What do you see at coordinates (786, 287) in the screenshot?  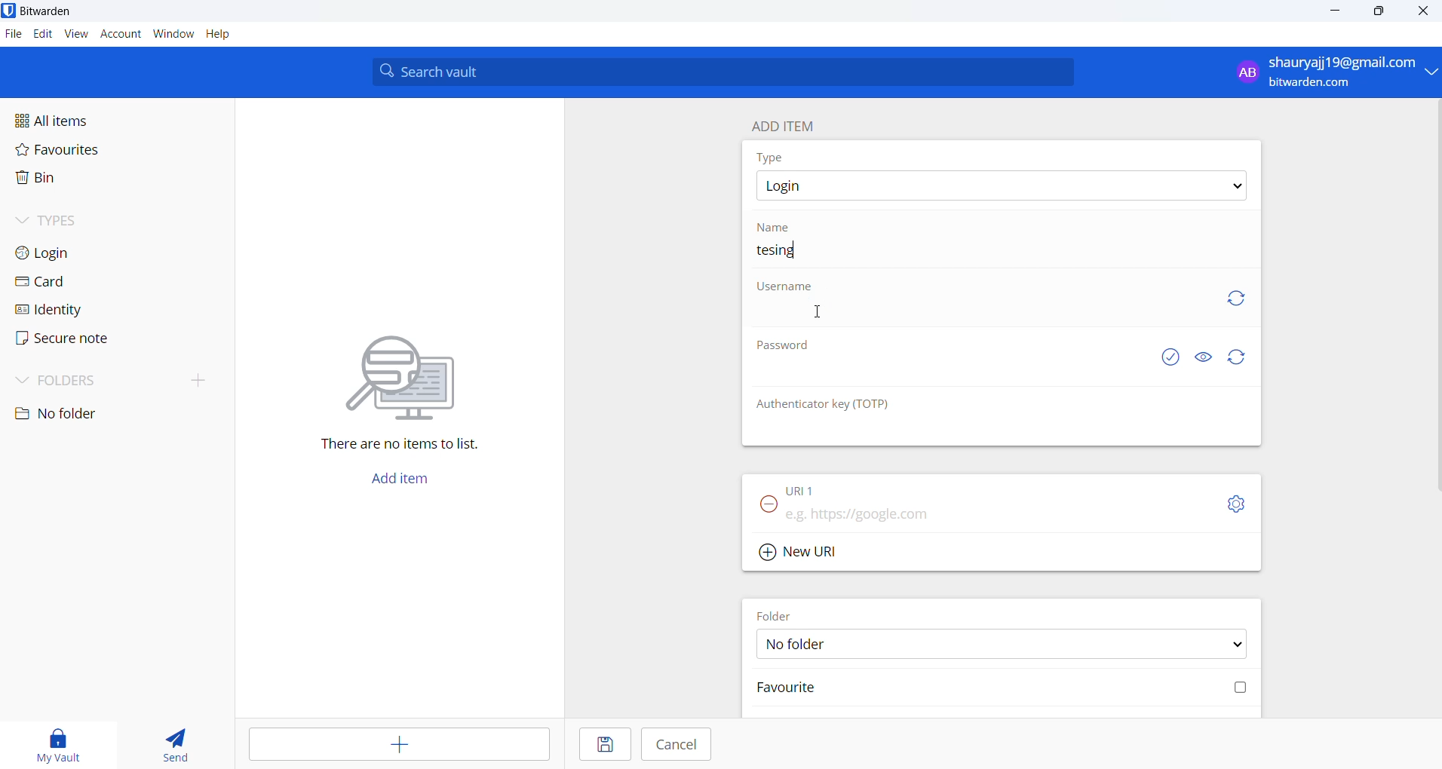 I see `username` at bounding box center [786, 287].